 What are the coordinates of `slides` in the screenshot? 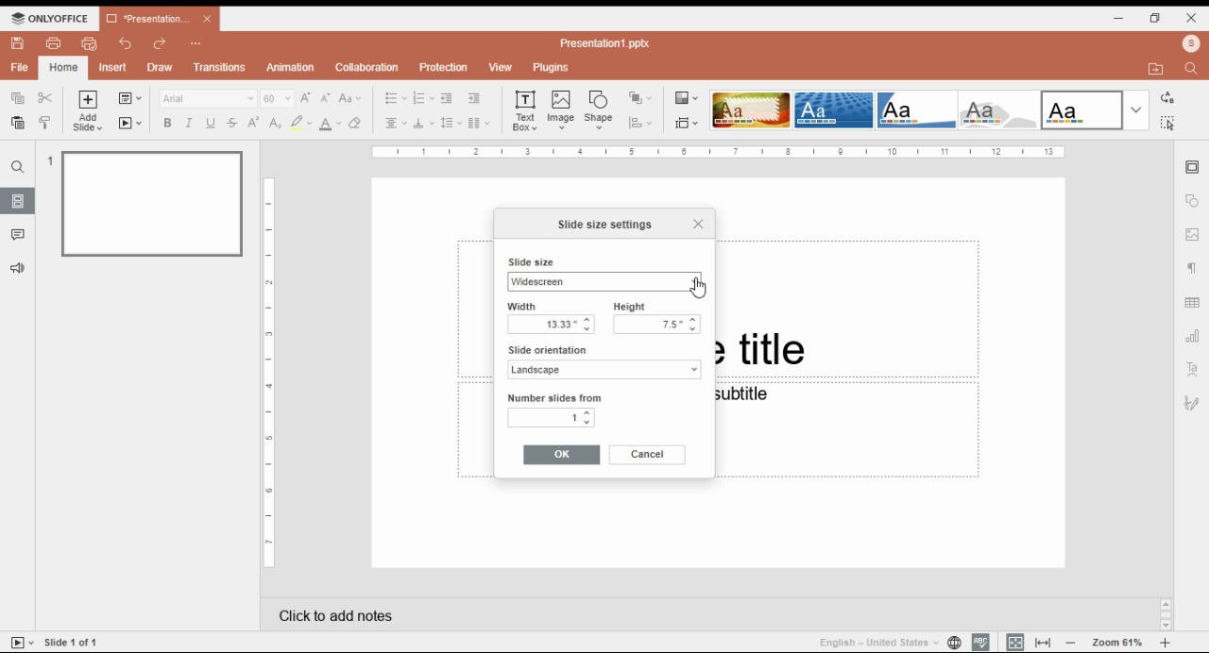 It's located at (18, 200).